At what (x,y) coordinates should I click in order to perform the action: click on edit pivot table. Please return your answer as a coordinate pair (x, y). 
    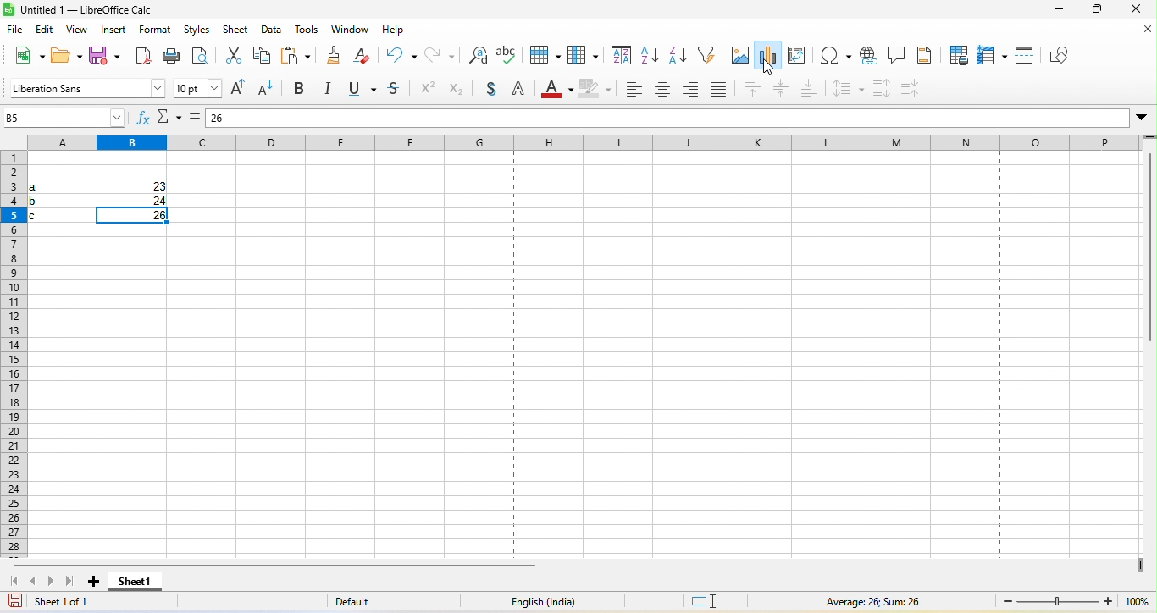
    Looking at the image, I should click on (797, 55).